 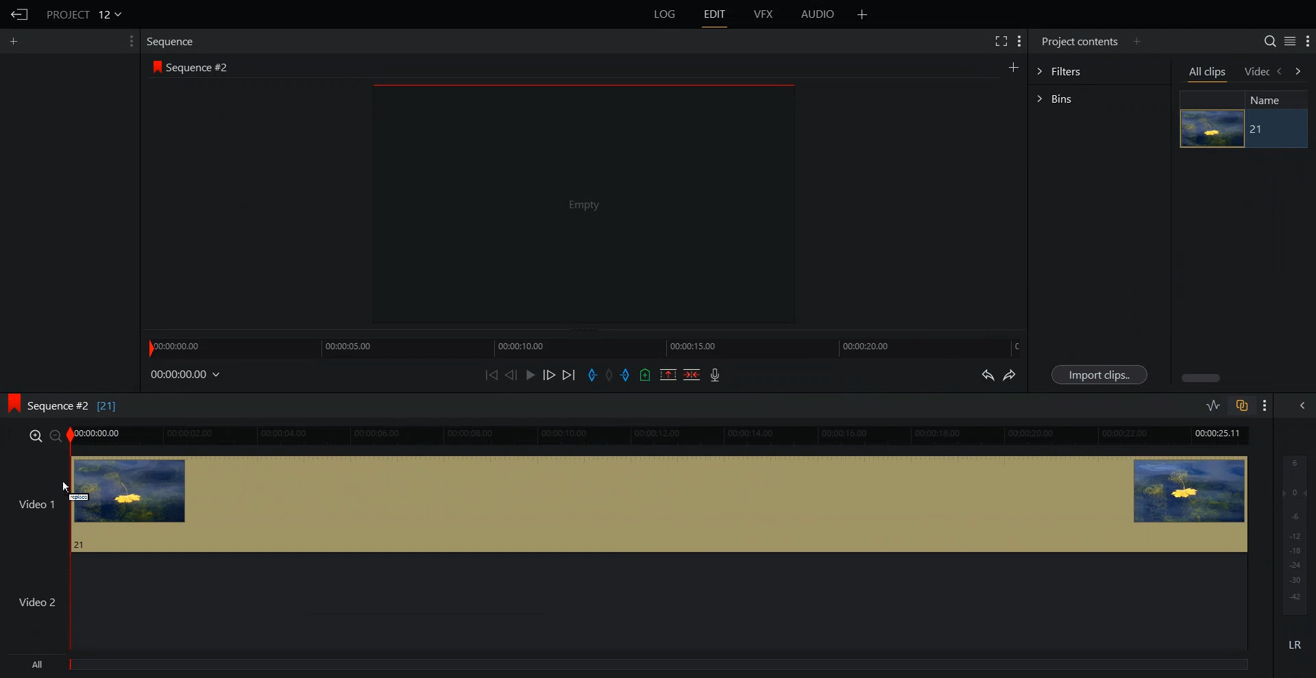 I want to click on 00:00:00.00 , so click(x=187, y=374).